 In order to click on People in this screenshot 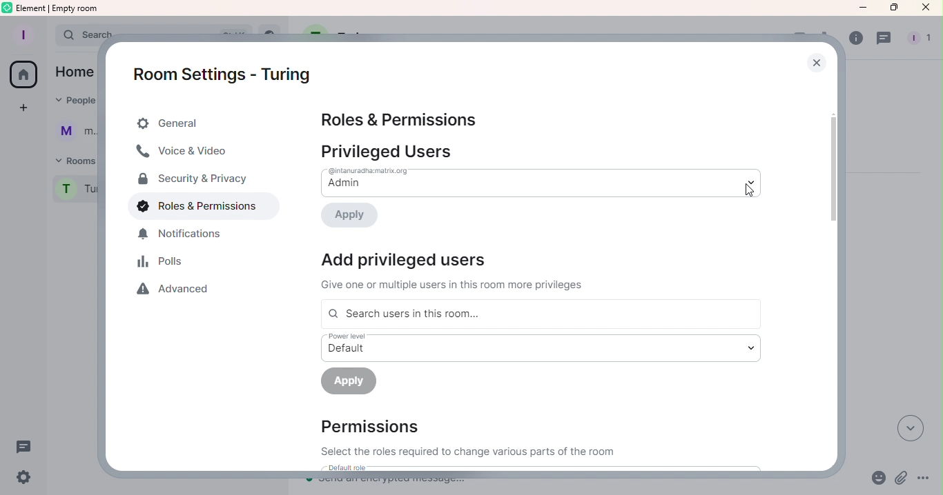, I will do `click(76, 101)`.